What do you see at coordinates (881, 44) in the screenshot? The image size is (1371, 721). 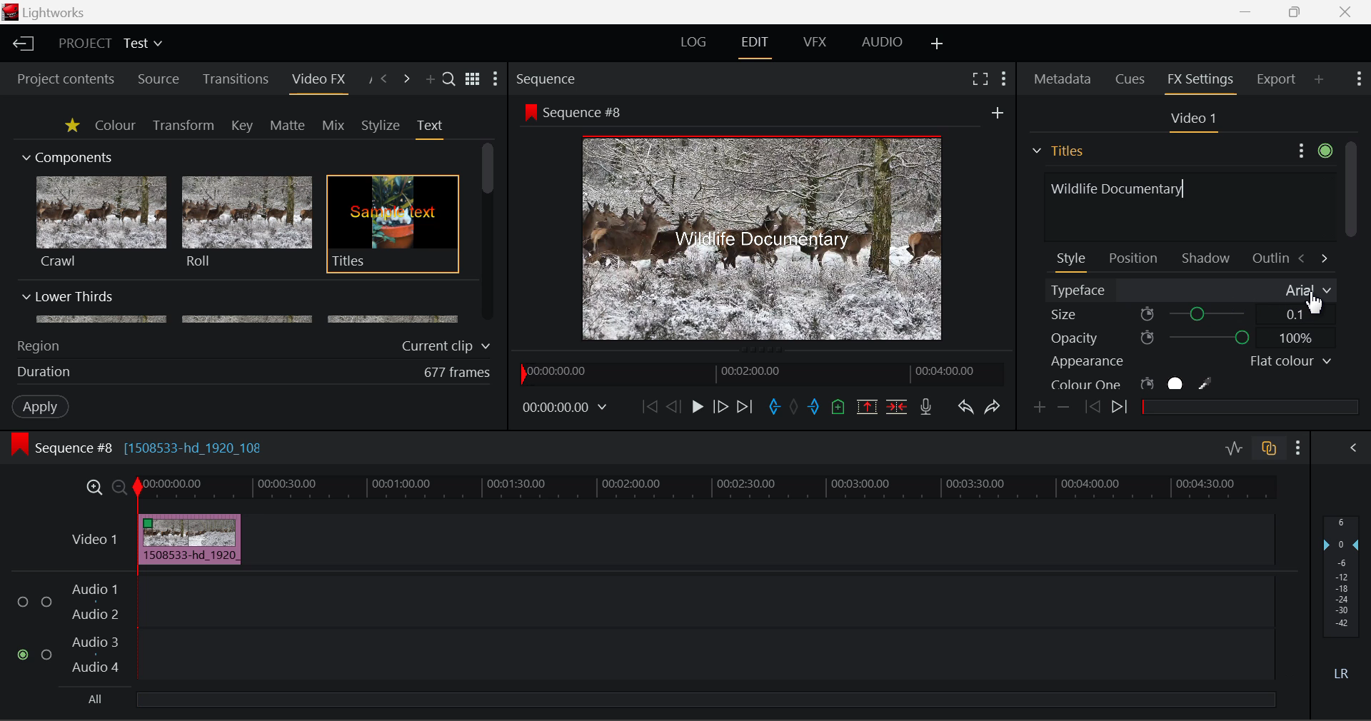 I see `AUDIO Layout` at bounding box center [881, 44].